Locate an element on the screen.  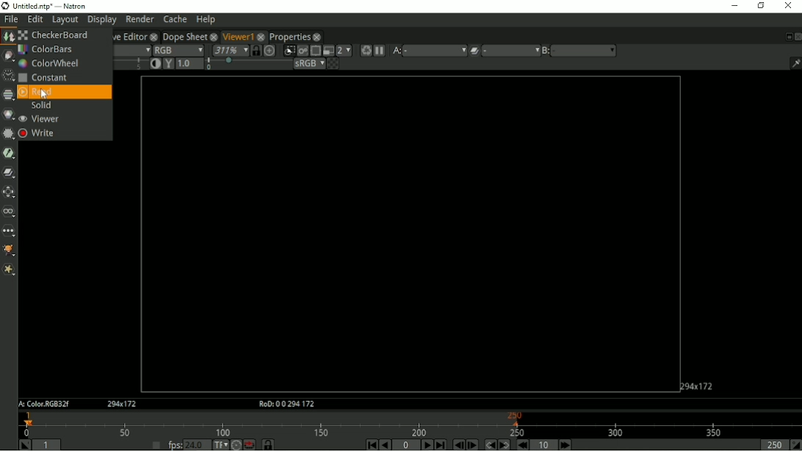
Time is located at coordinates (7, 75).